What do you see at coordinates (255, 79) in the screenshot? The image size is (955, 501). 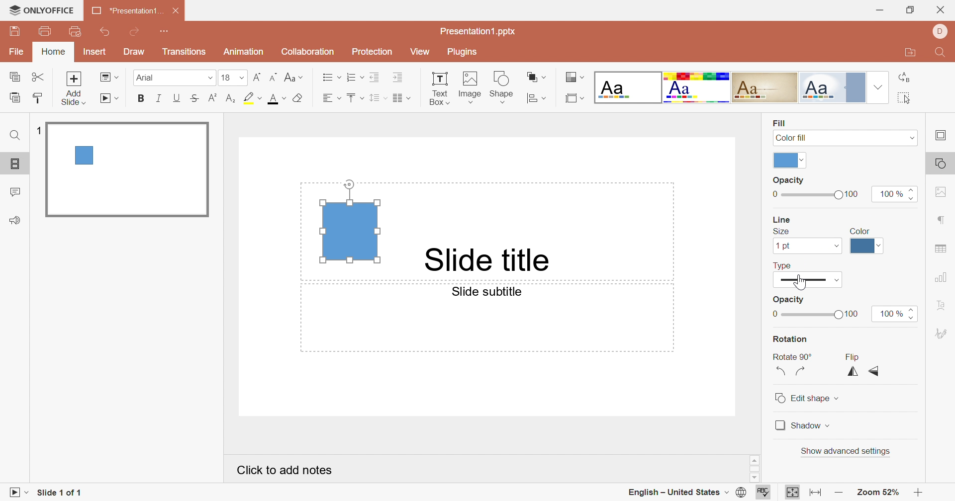 I see `Increment font size` at bounding box center [255, 79].